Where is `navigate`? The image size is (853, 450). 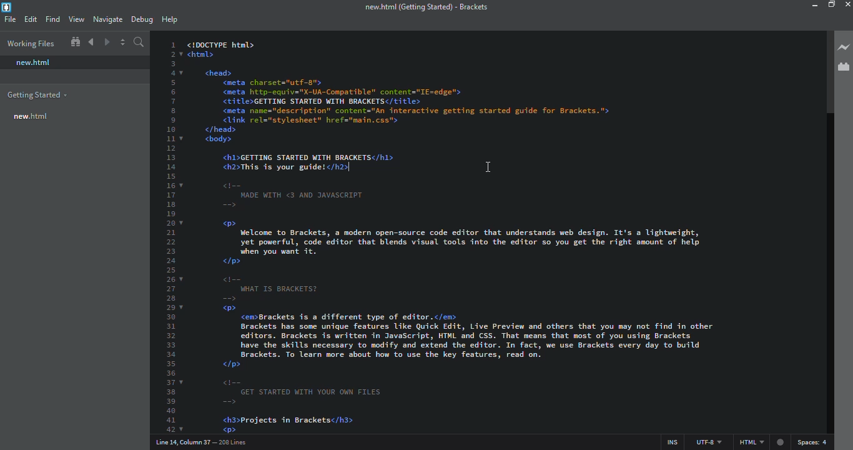
navigate is located at coordinates (110, 19).